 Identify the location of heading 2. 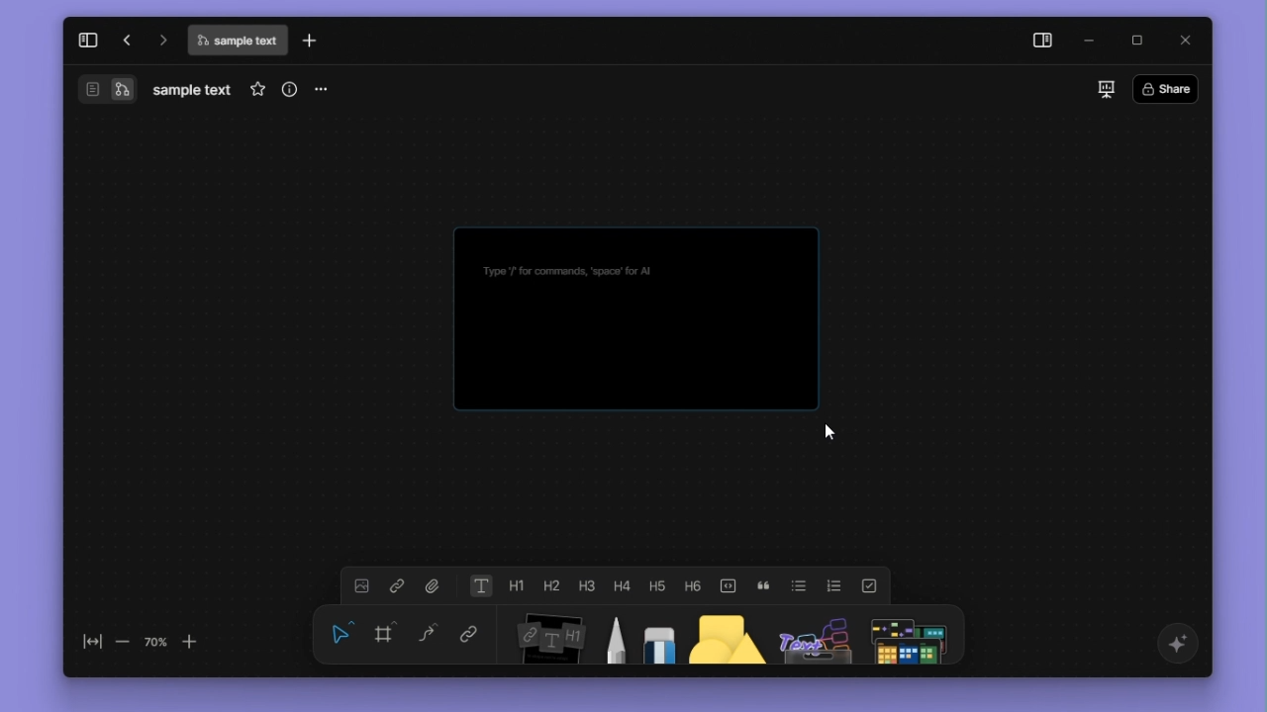
(549, 585).